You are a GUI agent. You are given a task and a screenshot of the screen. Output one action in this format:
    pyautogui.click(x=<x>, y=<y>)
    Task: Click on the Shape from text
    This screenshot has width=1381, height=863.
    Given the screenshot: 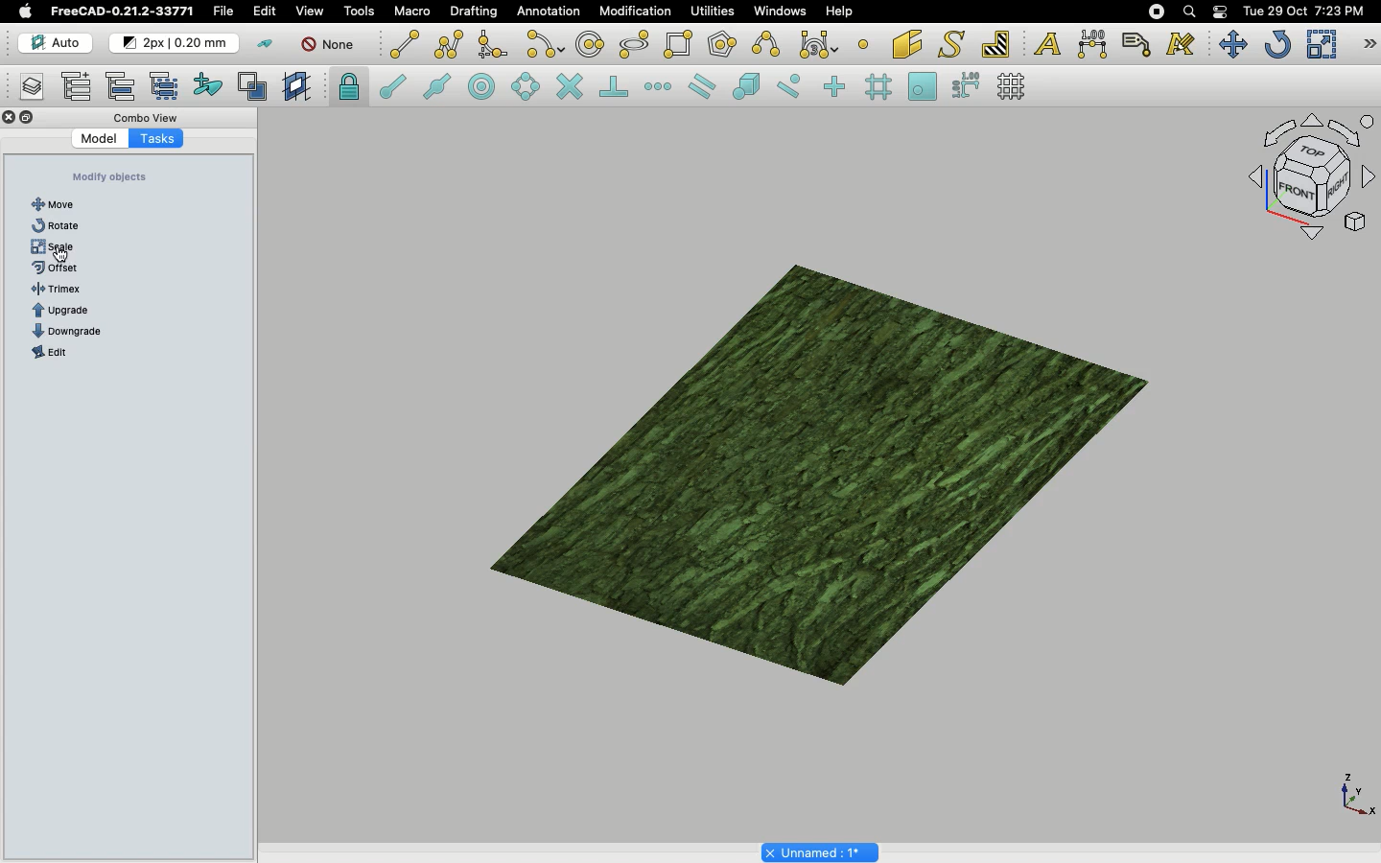 What is the action you would take?
    pyautogui.click(x=80, y=371)
    